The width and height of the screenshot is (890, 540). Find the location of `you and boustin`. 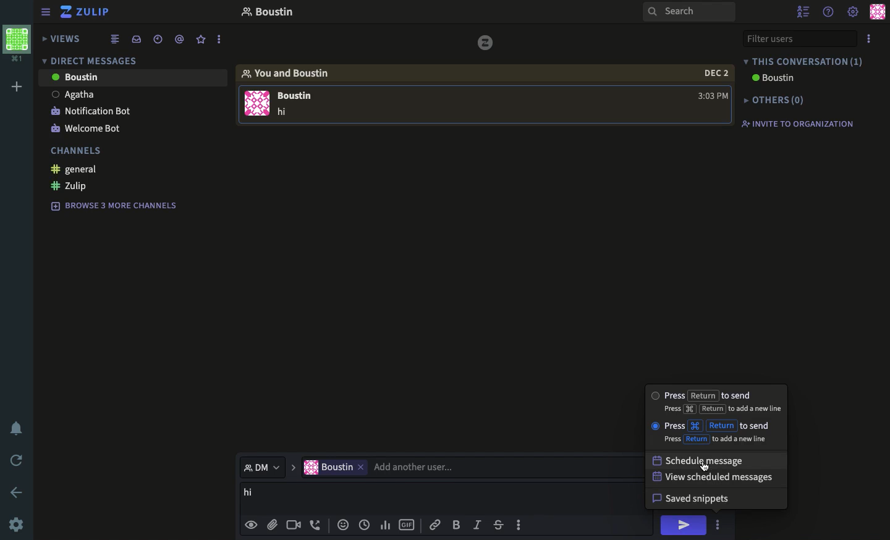

you and boustin is located at coordinates (292, 72).